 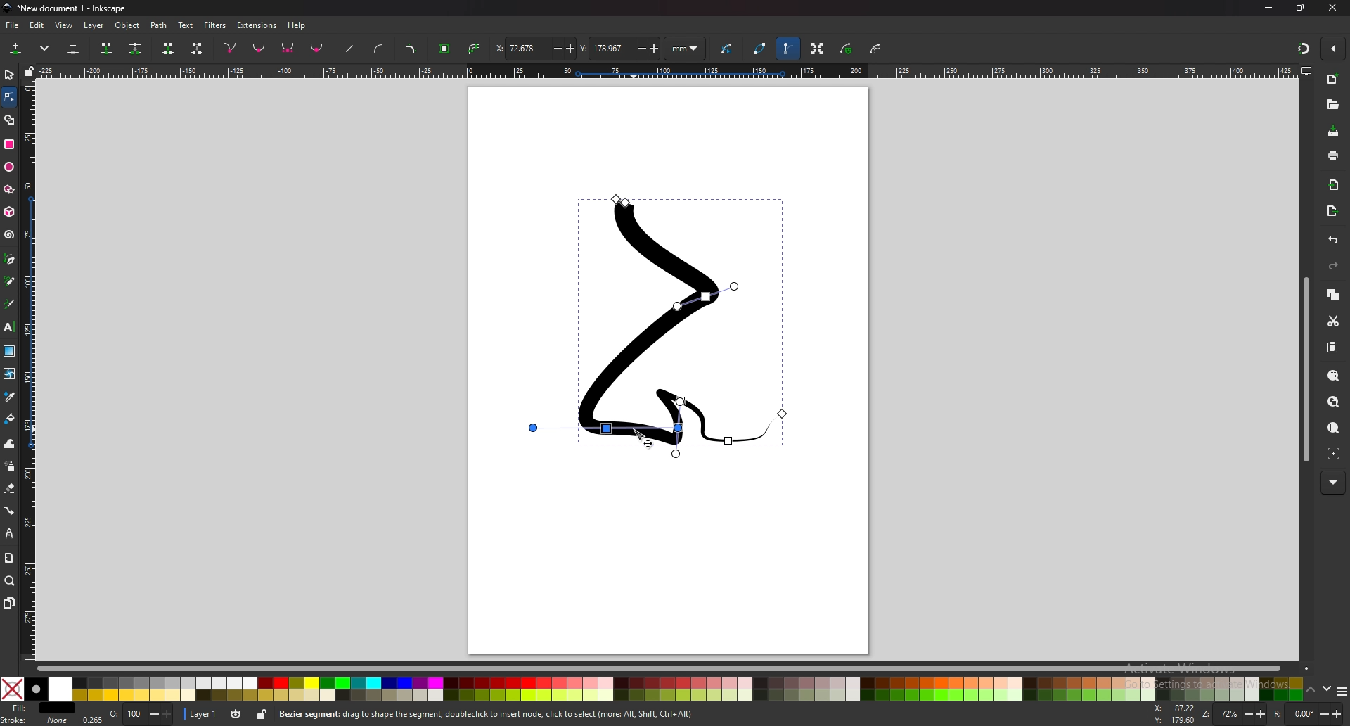 I want to click on node, so click(x=9, y=97).